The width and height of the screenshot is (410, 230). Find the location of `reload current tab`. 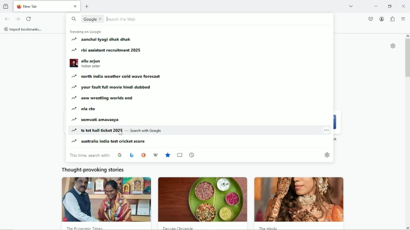

reload current tab is located at coordinates (29, 19).